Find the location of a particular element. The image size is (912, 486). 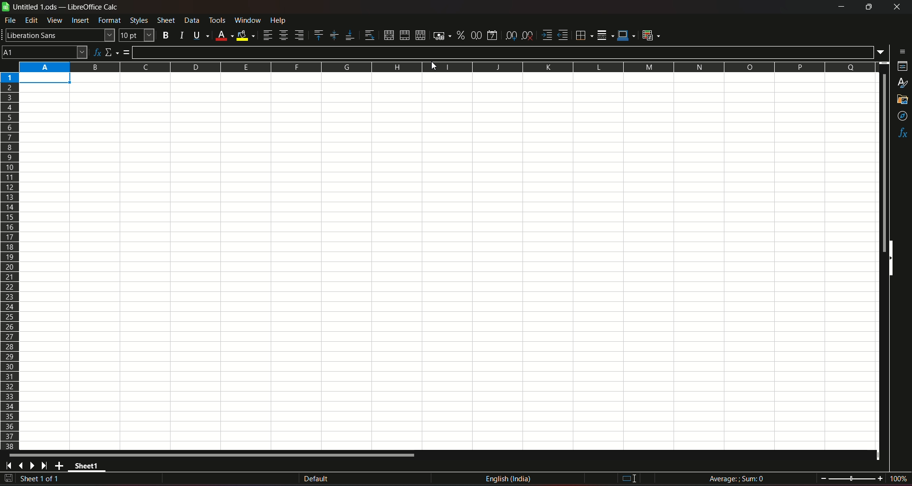

previous sheet is located at coordinates (22, 467).